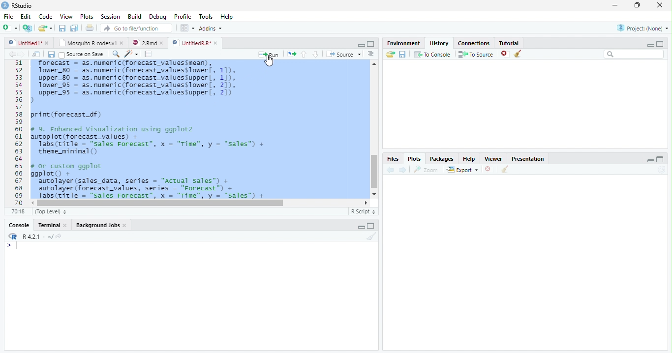 The width and height of the screenshot is (672, 353). I want to click on History, so click(439, 43).